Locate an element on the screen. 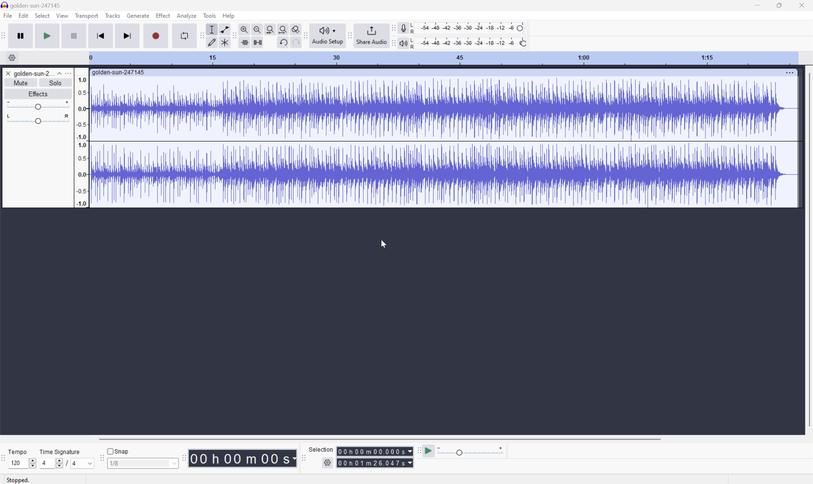 The height and width of the screenshot is (484, 813). Zoom out is located at coordinates (257, 29).